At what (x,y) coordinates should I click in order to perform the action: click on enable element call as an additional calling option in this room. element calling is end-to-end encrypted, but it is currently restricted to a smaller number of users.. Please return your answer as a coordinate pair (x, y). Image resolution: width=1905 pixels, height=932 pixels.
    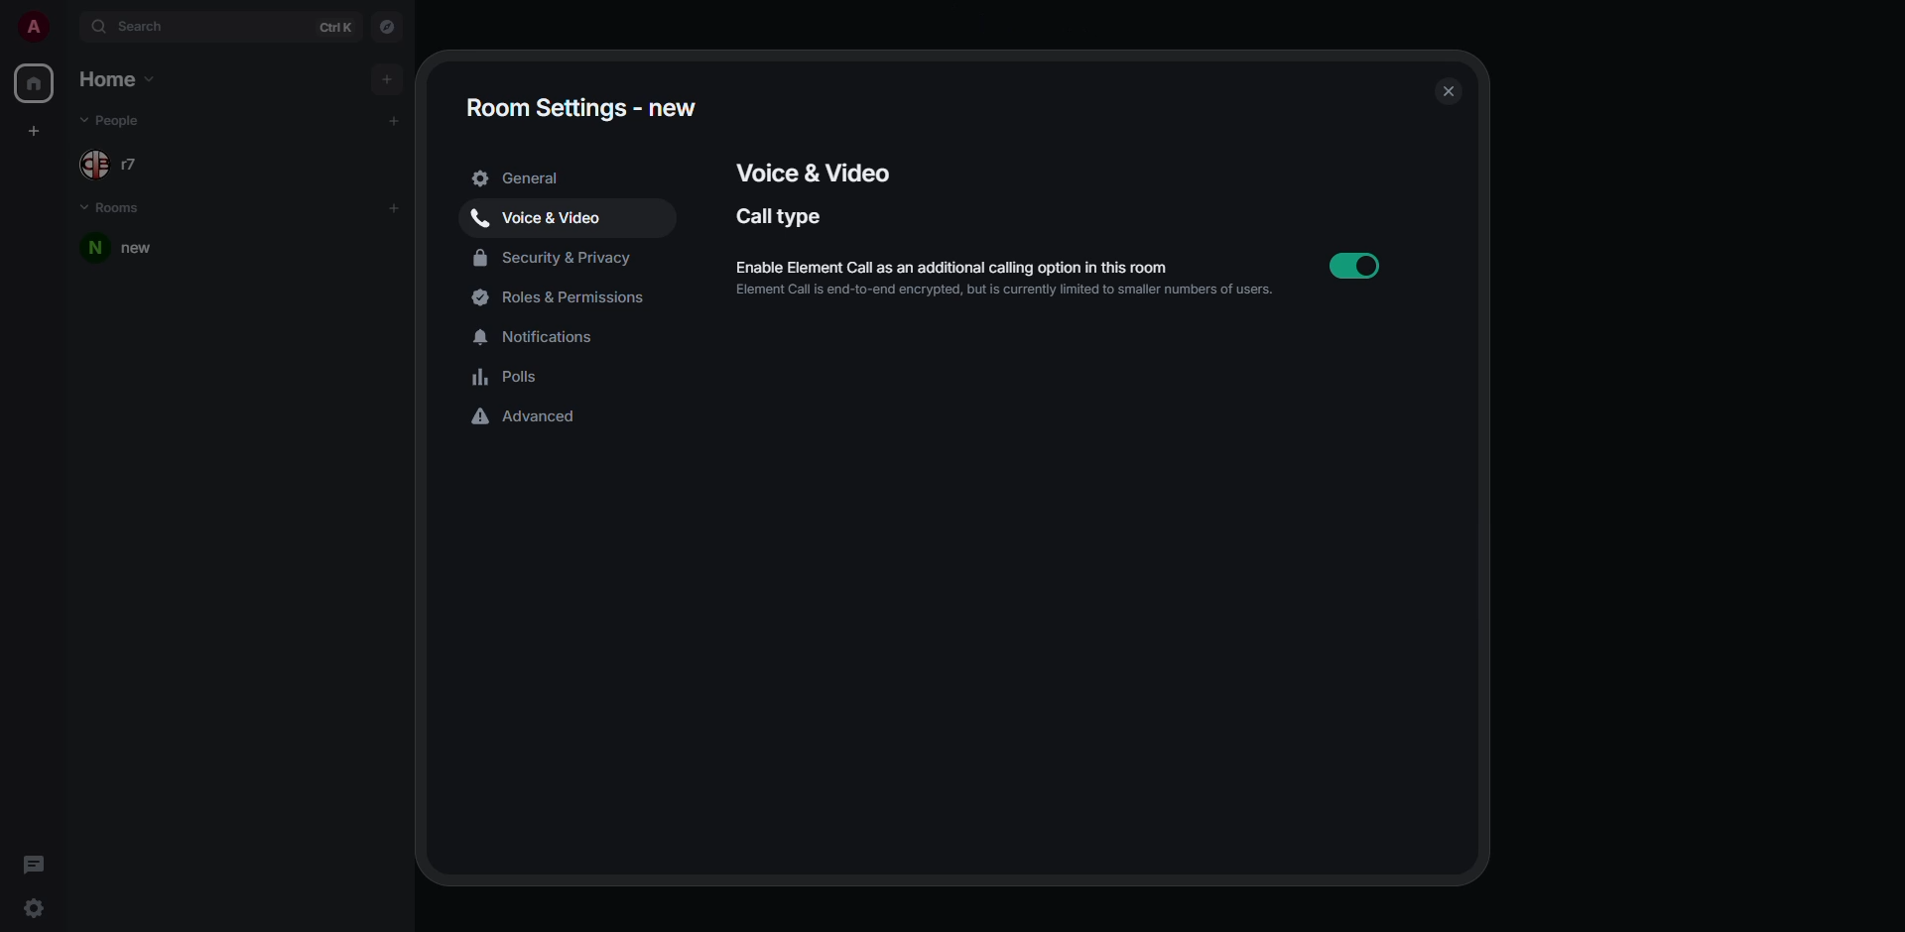
    Looking at the image, I should click on (1008, 279).